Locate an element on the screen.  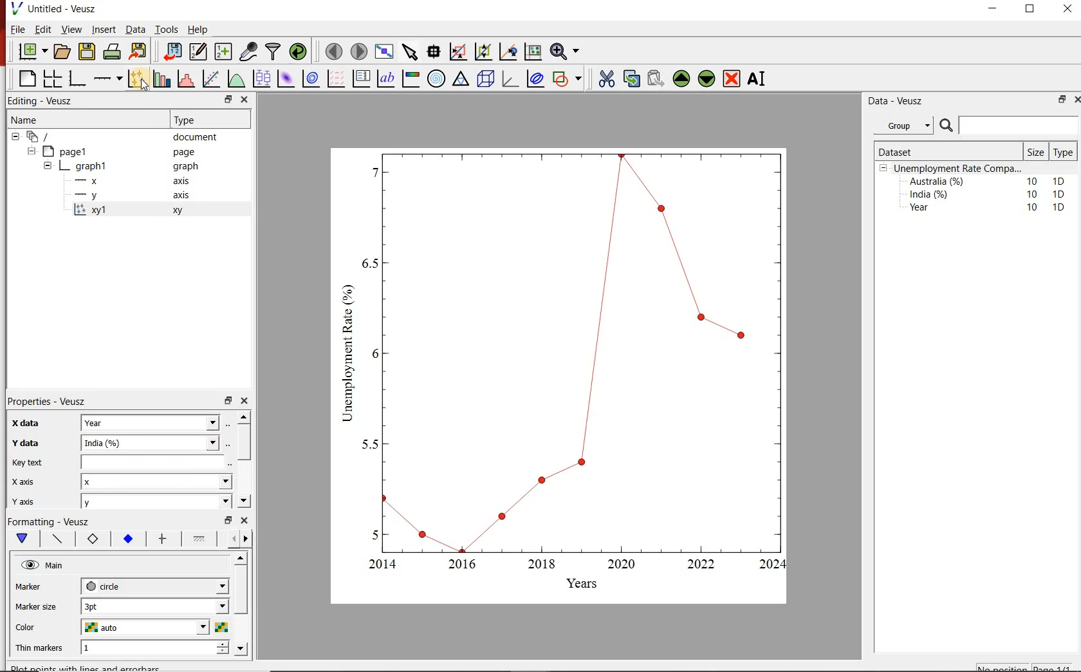
plot box plots is located at coordinates (262, 78).